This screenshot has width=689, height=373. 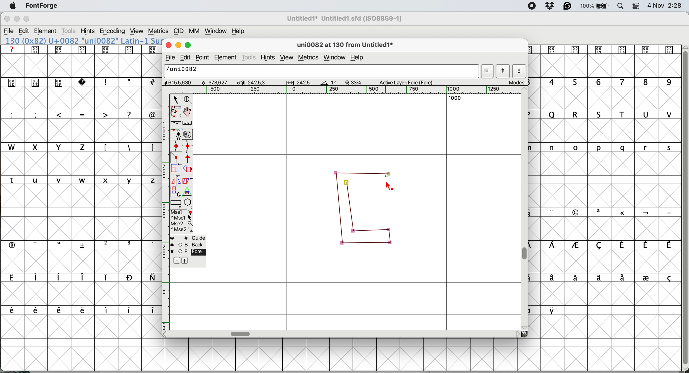 I want to click on metrics, so click(x=309, y=58).